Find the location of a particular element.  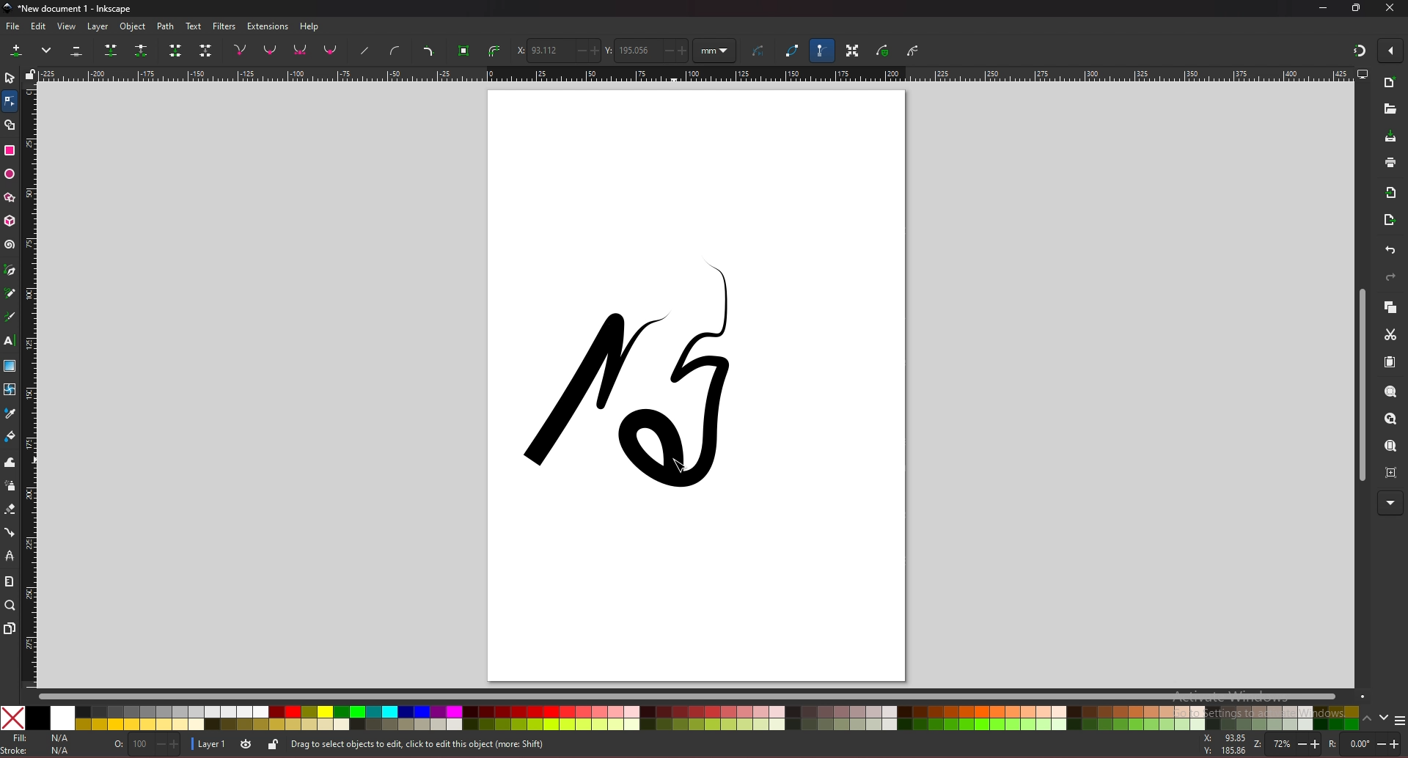

zoom centre page is located at coordinates (1391, 472).